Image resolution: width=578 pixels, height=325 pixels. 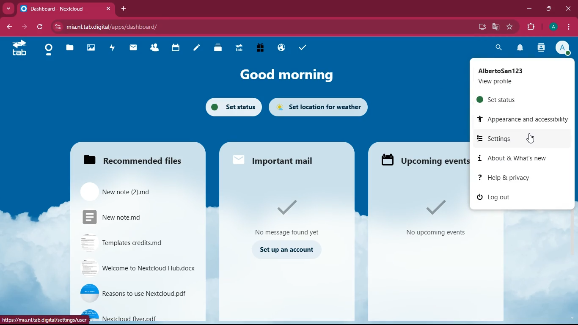 What do you see at coordinates (318, 107) in the screenshot?
I see `set location for weather` at bounding box center [318, 107].